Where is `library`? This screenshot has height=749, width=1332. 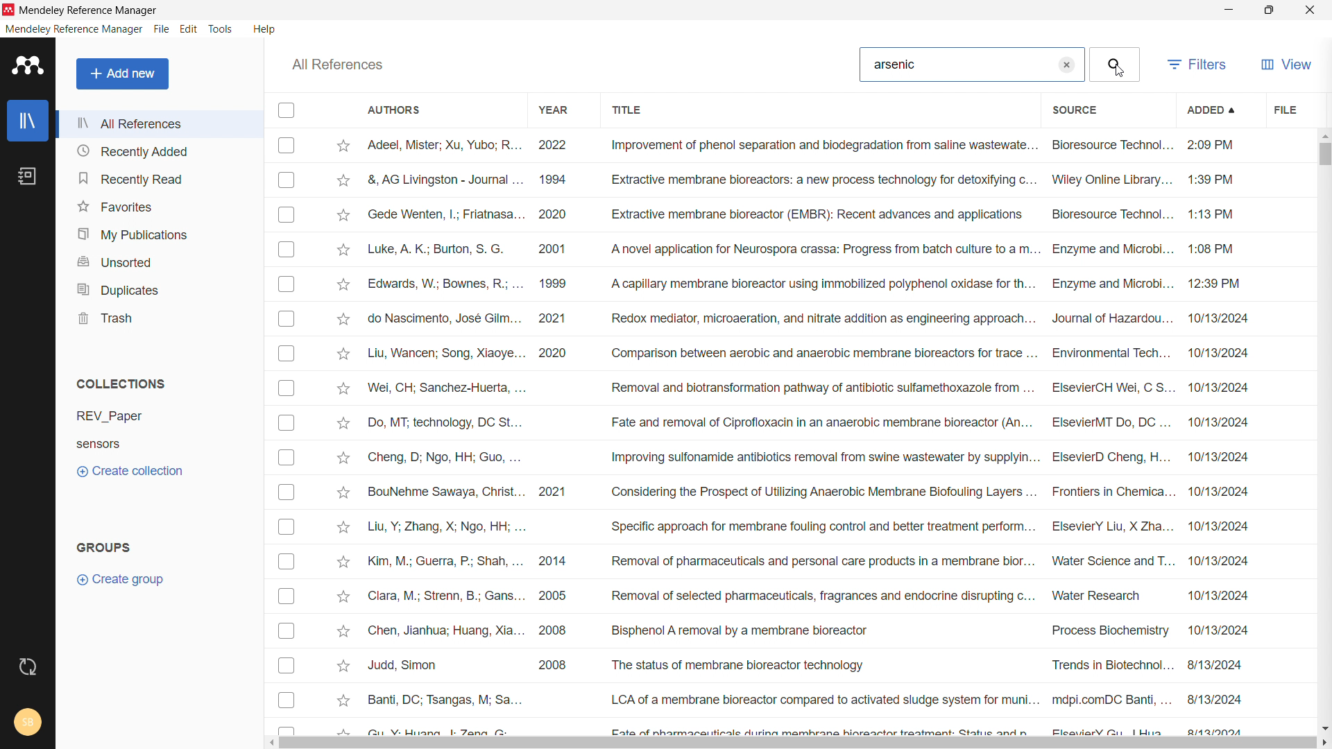 library is located at coordinates (28, 121).